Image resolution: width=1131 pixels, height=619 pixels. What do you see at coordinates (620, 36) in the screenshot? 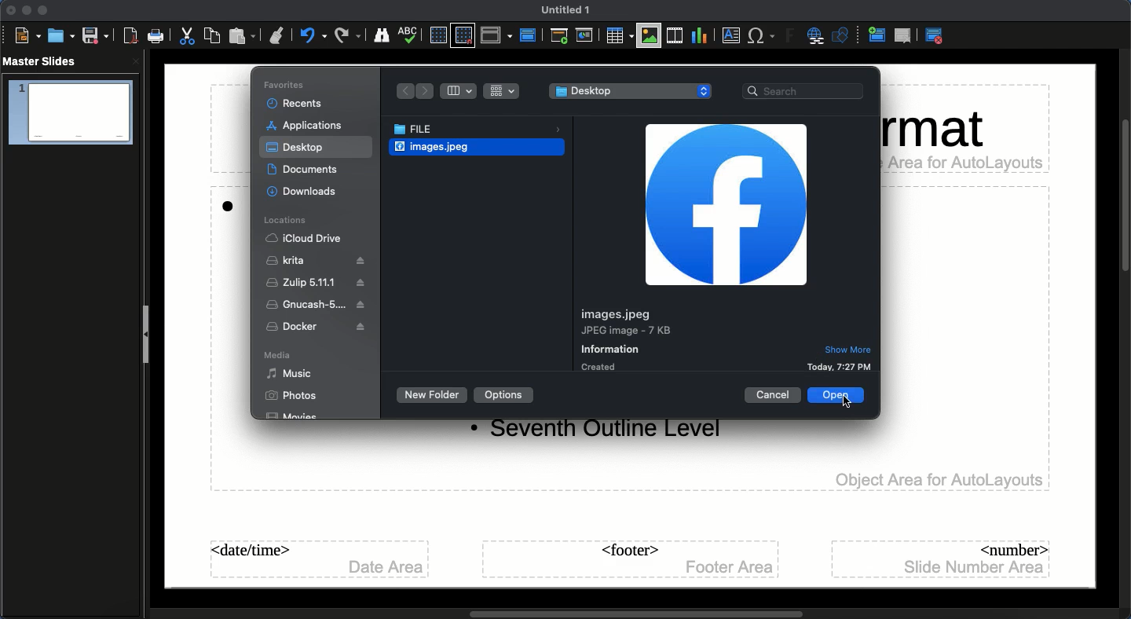
I see `Table` at bounding box center [620, 36].